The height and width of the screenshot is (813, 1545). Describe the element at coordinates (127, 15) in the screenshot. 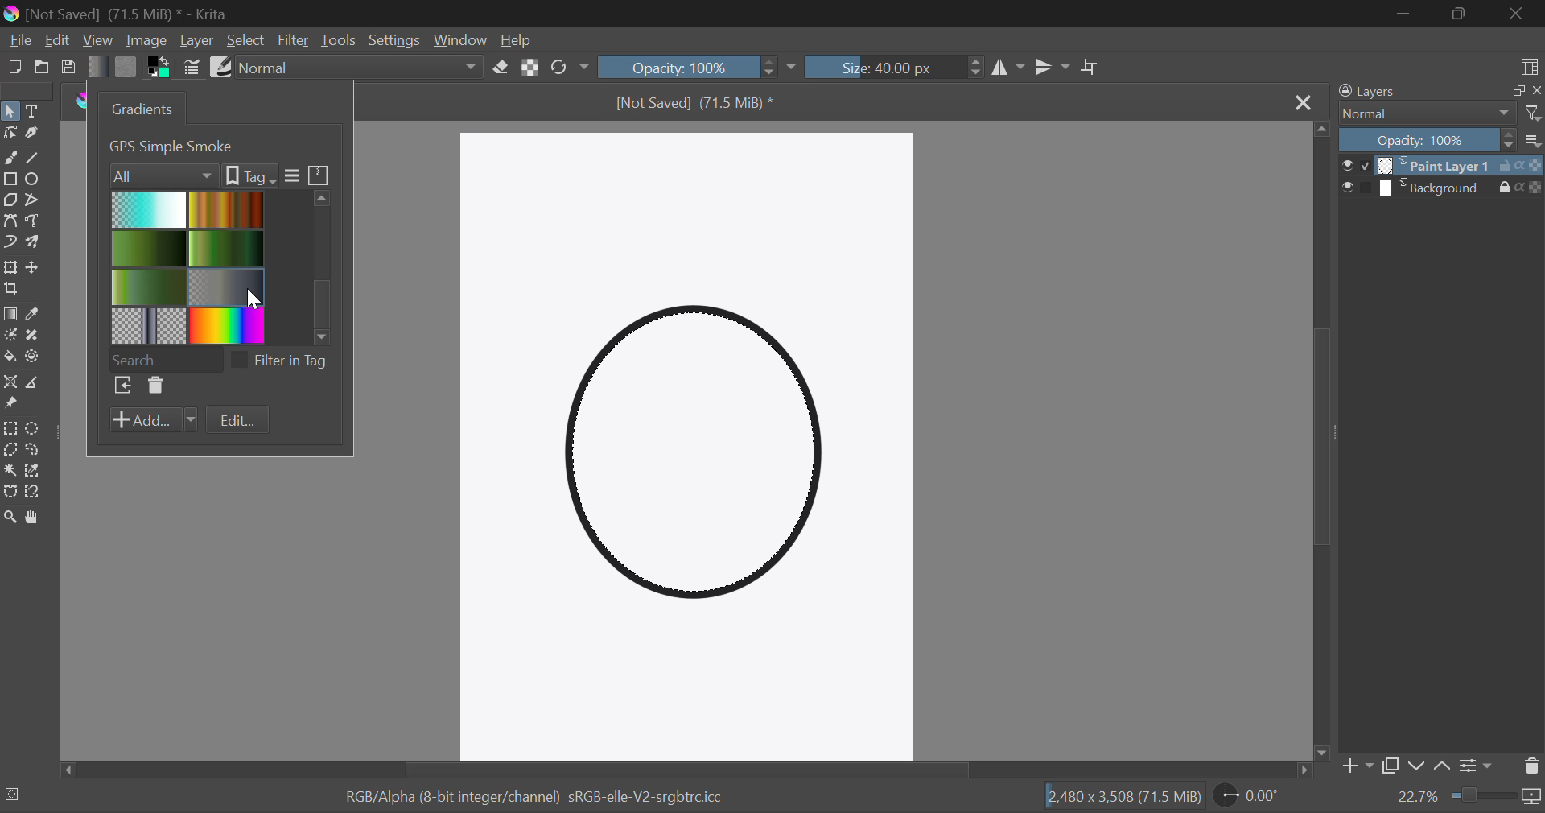

I see `[Not Saved] (71.5 MiB) * - Krita` at that location.